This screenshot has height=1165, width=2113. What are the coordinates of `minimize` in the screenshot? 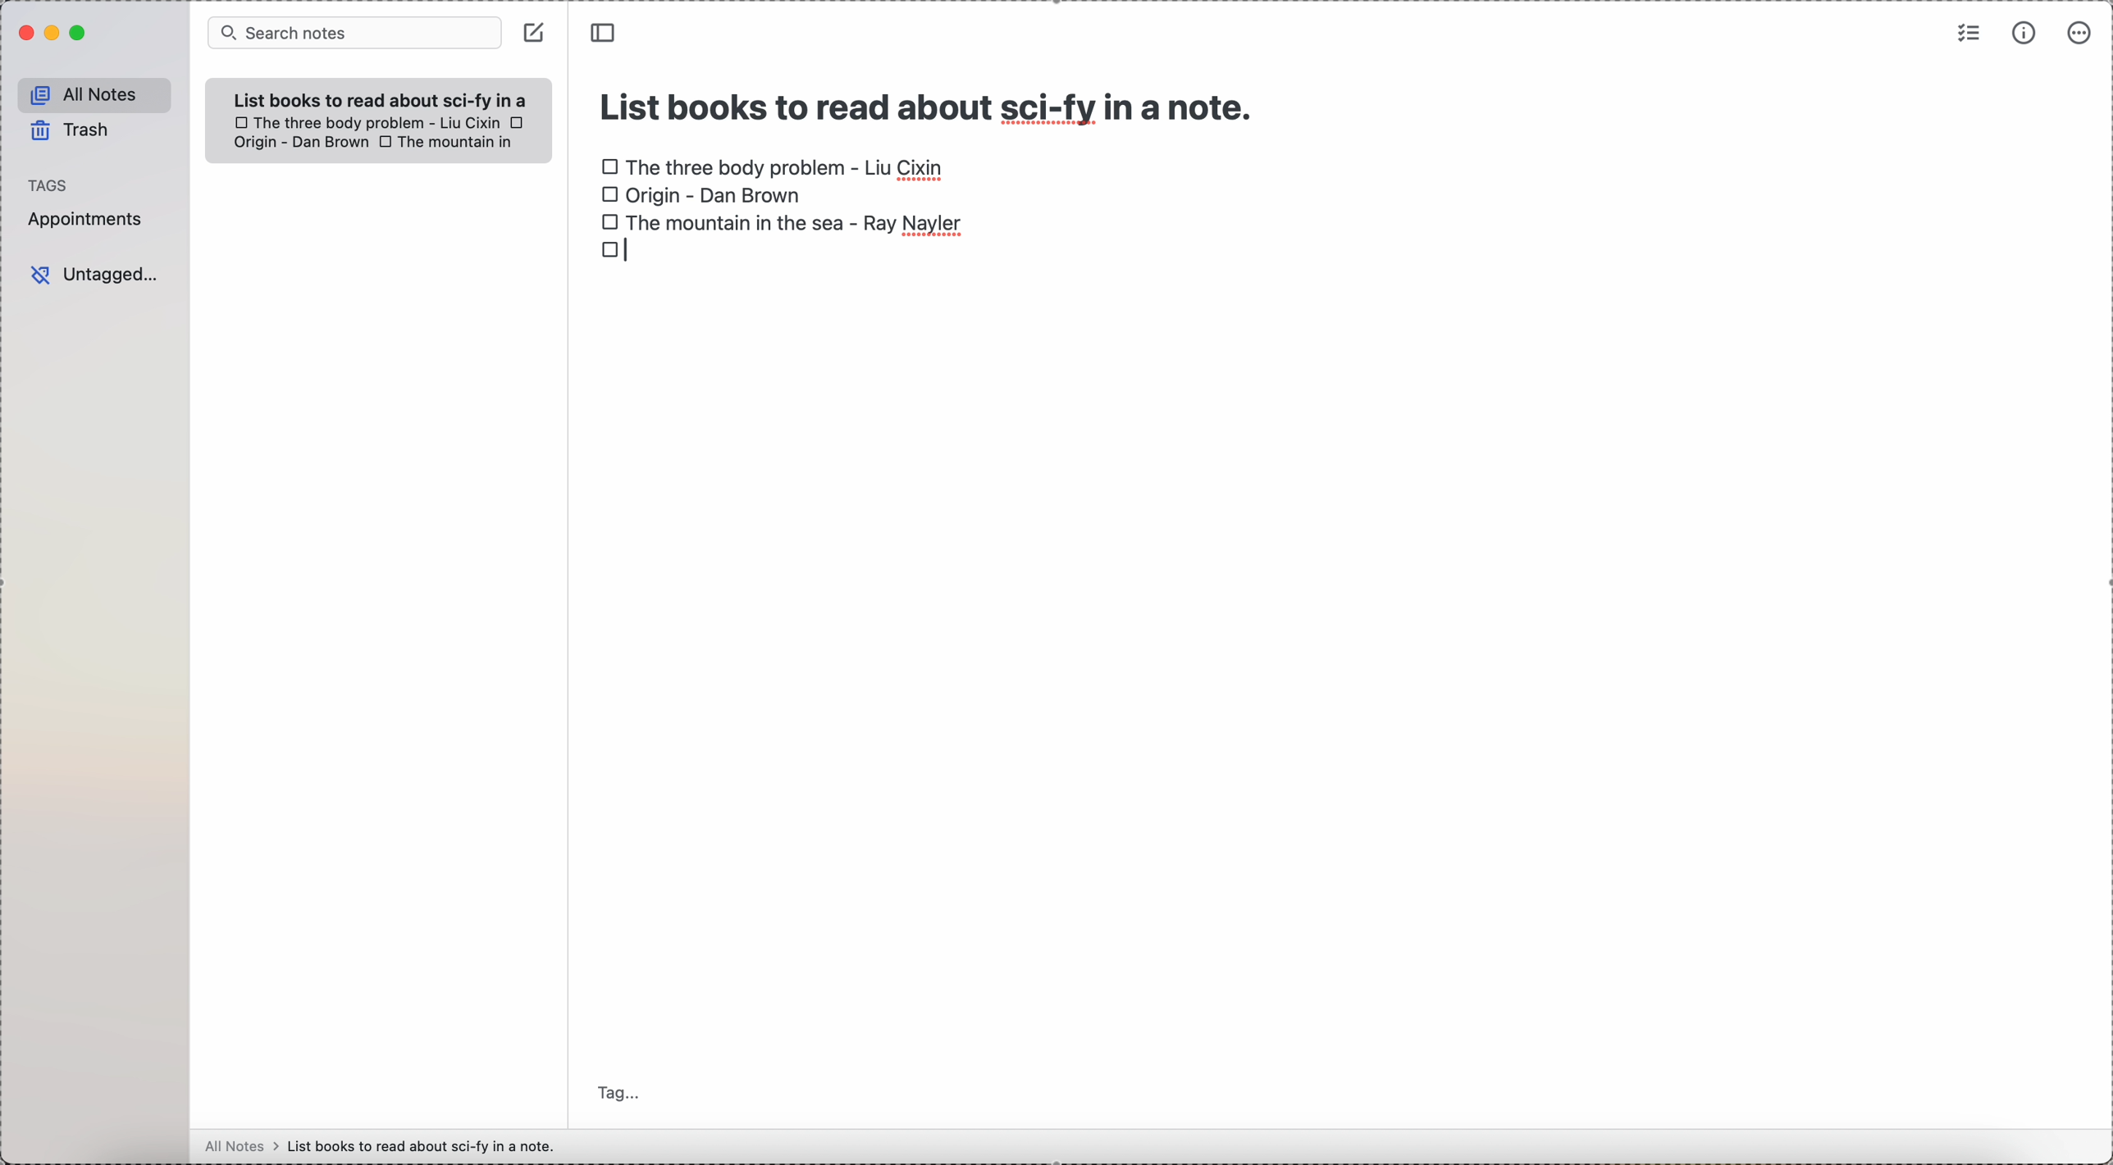 It's located at (49, 33).